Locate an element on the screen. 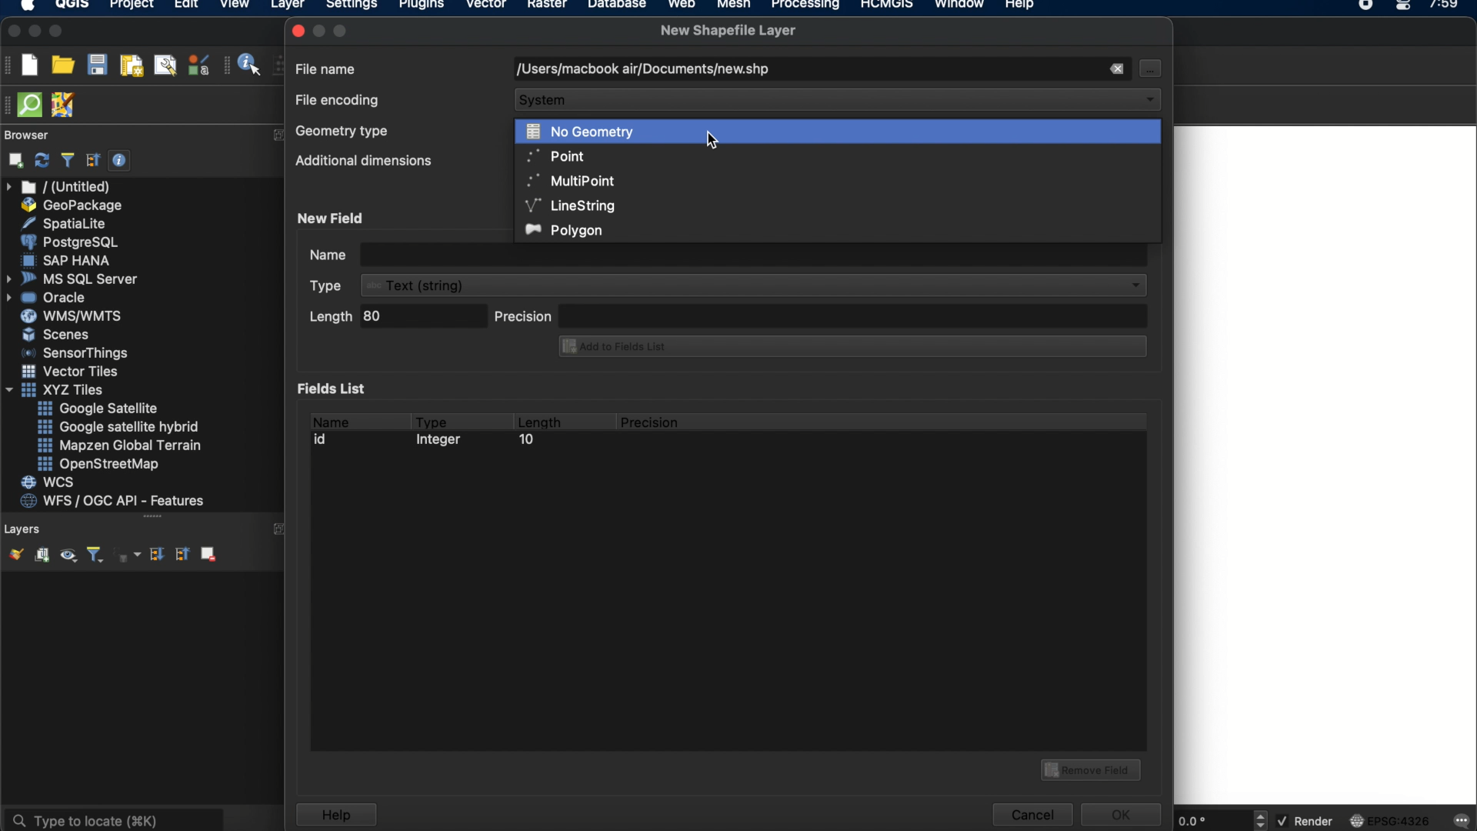 Image resolution: width=1477 pixels, height=831 pixels. expand is located at coordinates (281, 530).